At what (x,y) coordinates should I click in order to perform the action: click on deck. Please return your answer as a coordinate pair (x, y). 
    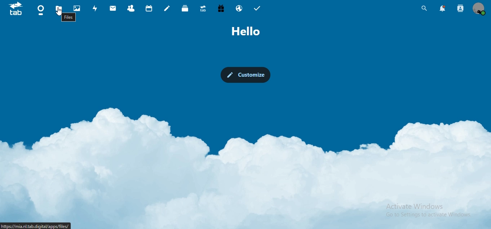
    Looking at the image, I should click on (185, 8).